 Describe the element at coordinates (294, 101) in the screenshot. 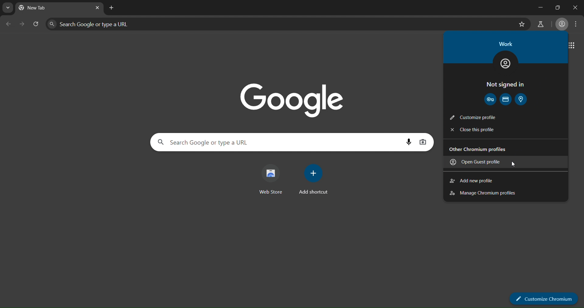

I see `google` at that location.